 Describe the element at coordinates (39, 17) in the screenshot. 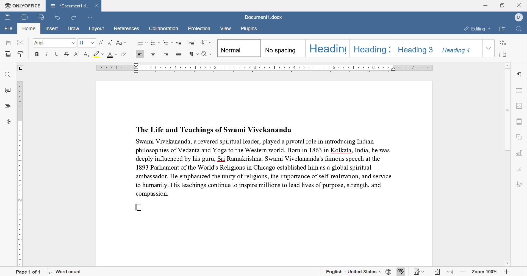

I see `quick print` at that location.